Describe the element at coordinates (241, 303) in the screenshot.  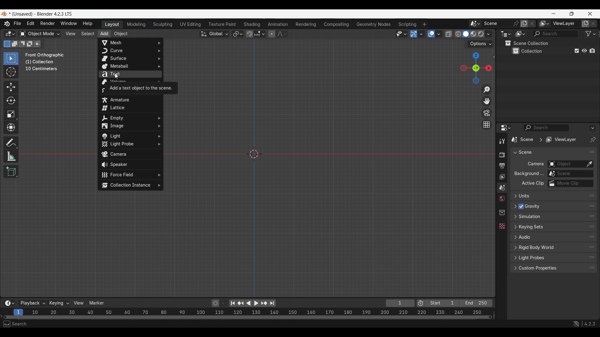
I see `Jump to key frame` at that location.